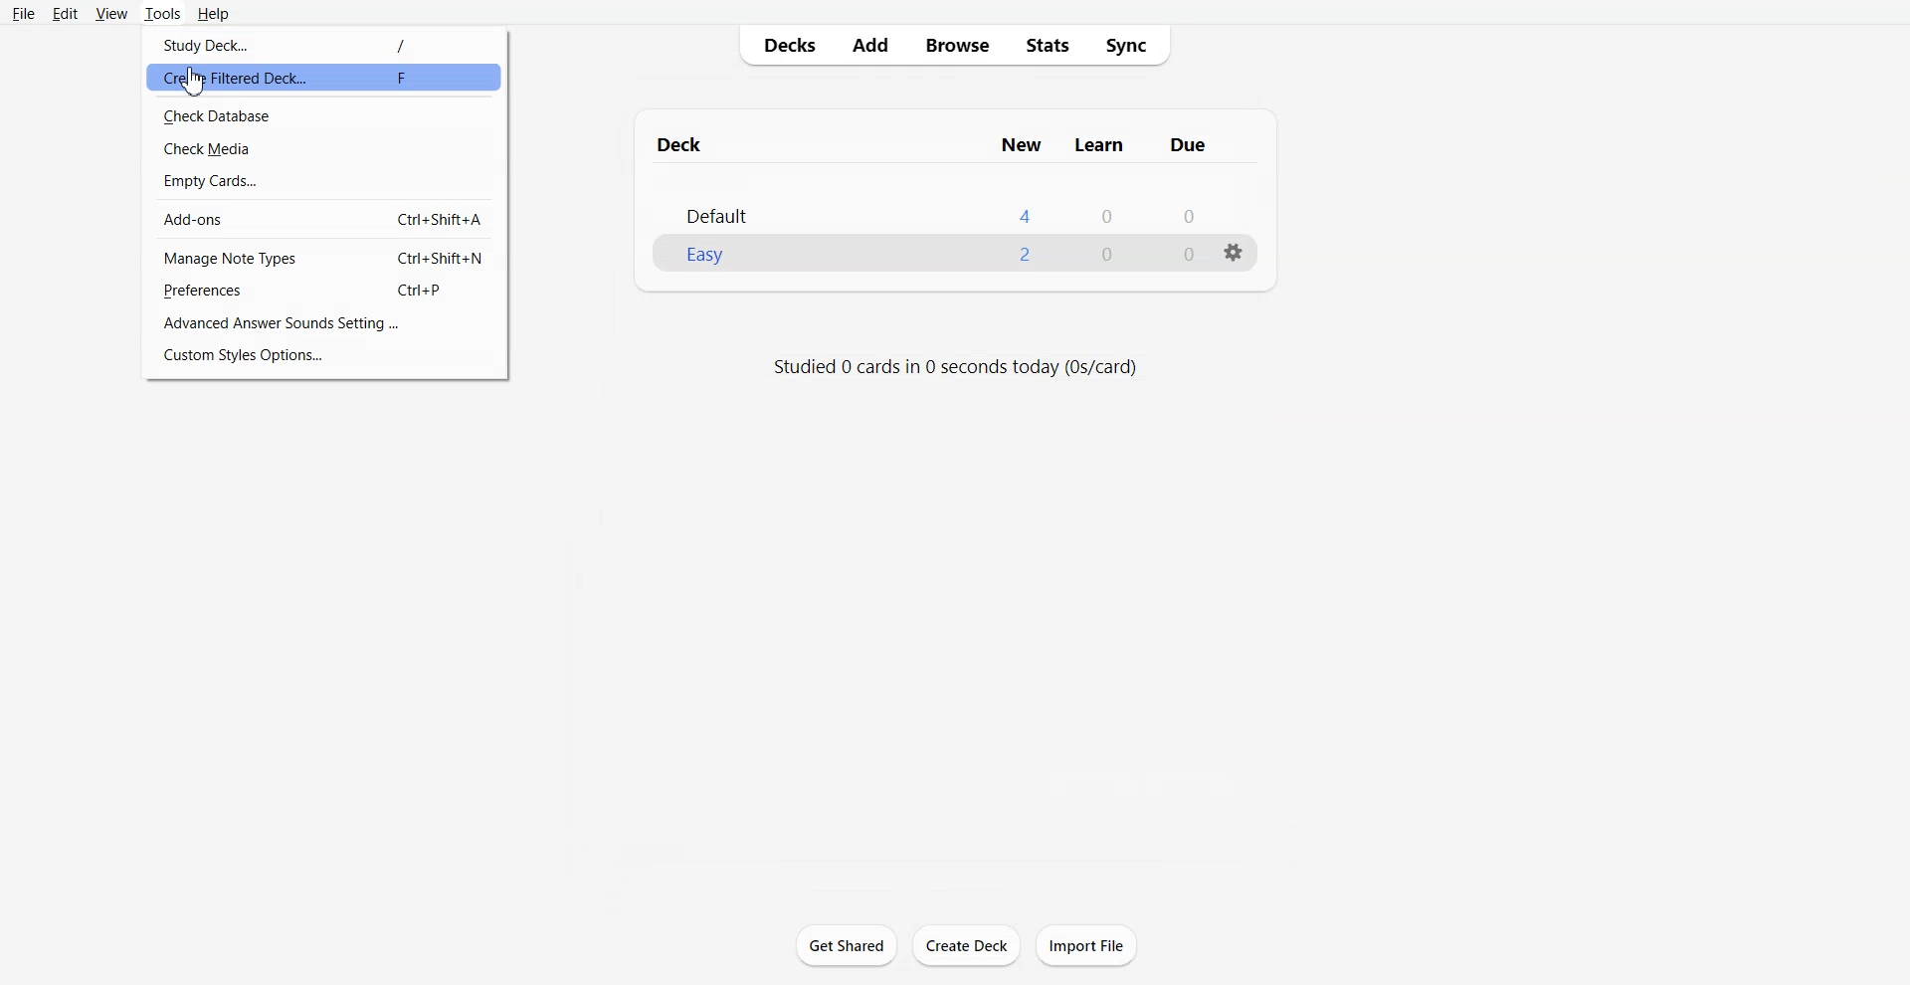 The height and width of the screenshot is (985, 1910). What do you see at coordinates (966, 945) in the screenshot?
I see `Create Deck` at bounding box center [966, 945].